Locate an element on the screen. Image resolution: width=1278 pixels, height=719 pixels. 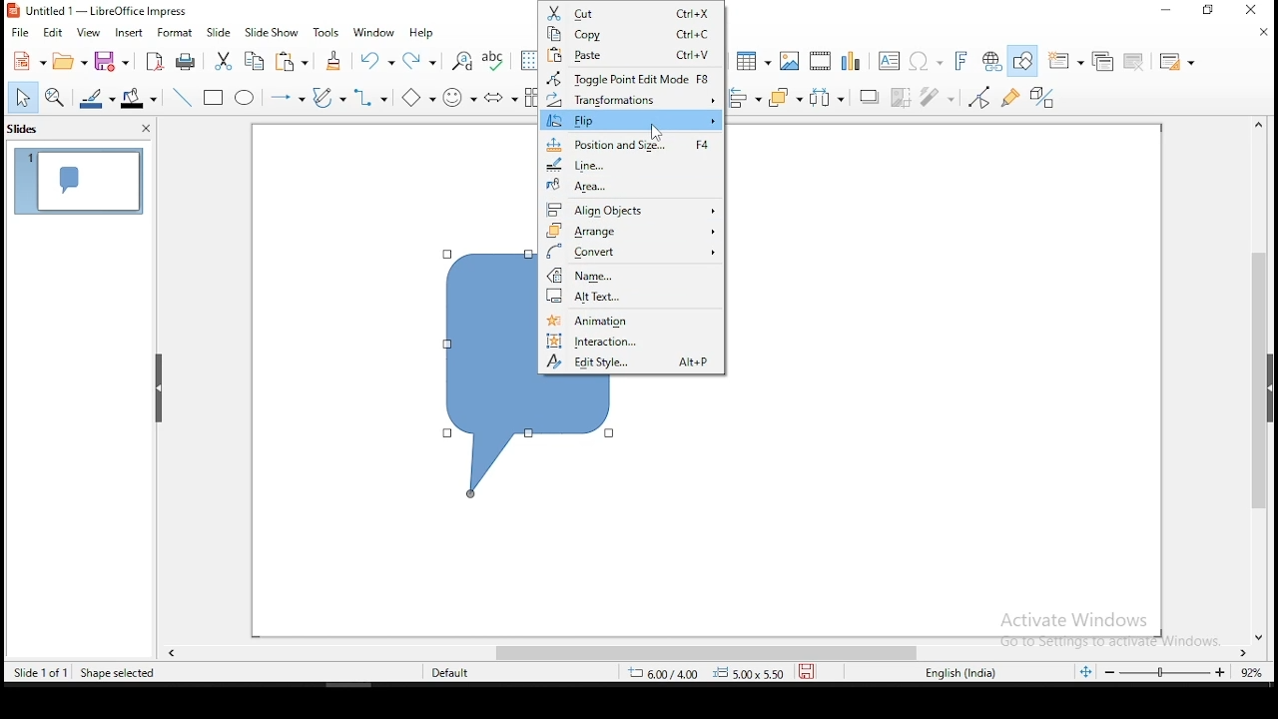
tools is located at coordinates (326, 32).